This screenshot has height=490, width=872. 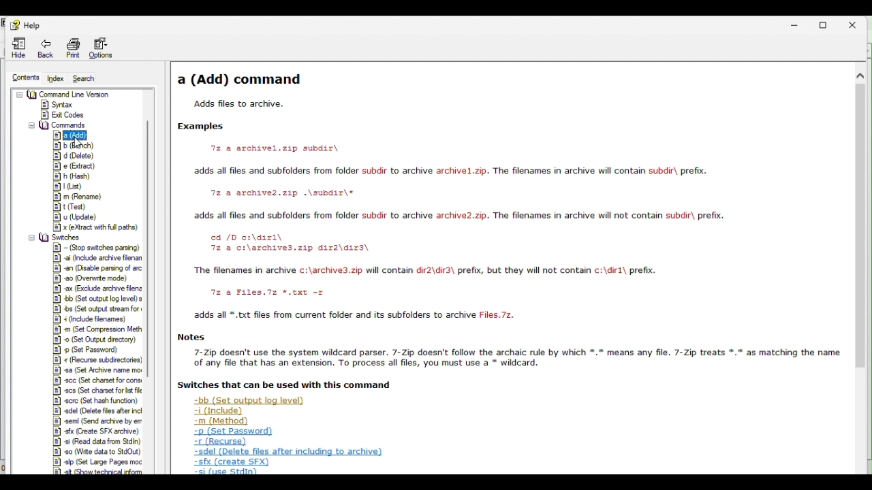 I want to click on -ao, so click(x=98, y=278).